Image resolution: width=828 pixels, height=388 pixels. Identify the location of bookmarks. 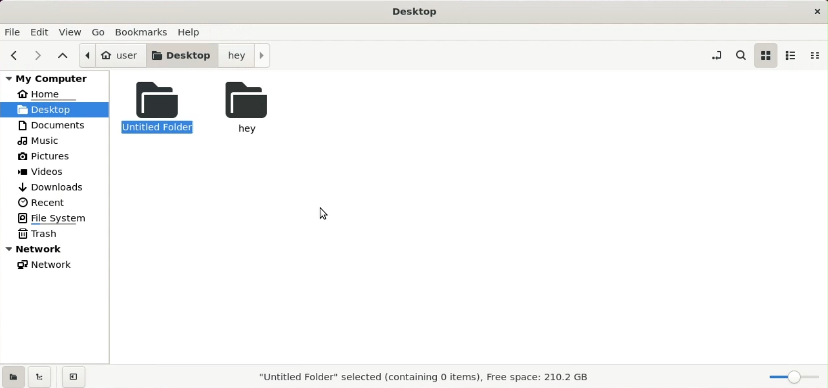
(144, 31).